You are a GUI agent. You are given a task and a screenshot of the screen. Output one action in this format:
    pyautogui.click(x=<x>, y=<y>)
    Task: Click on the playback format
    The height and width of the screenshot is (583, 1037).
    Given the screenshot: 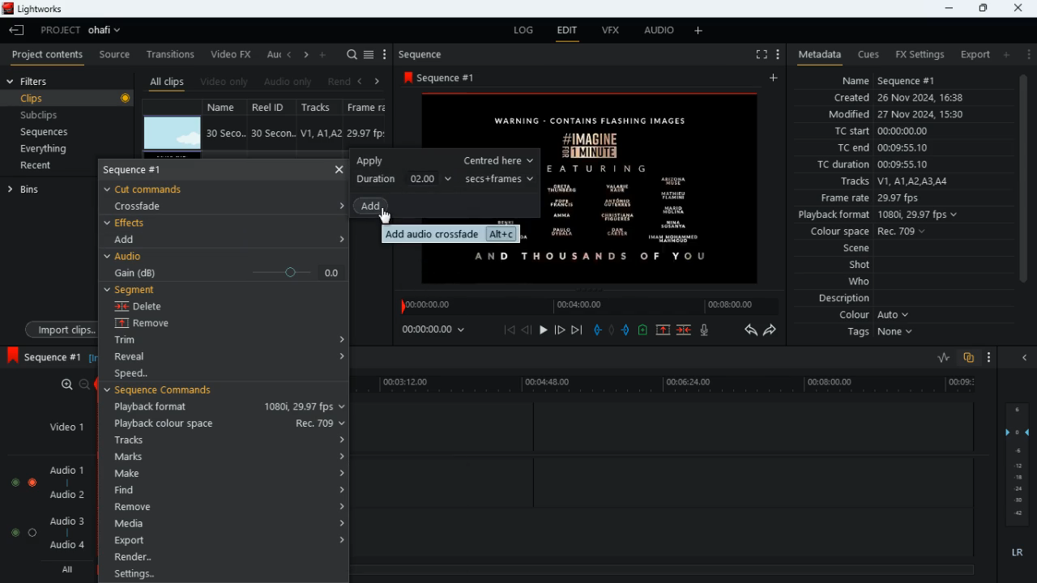 What is the action you would take?
    pyautogui.click(x=225, y=408)
    